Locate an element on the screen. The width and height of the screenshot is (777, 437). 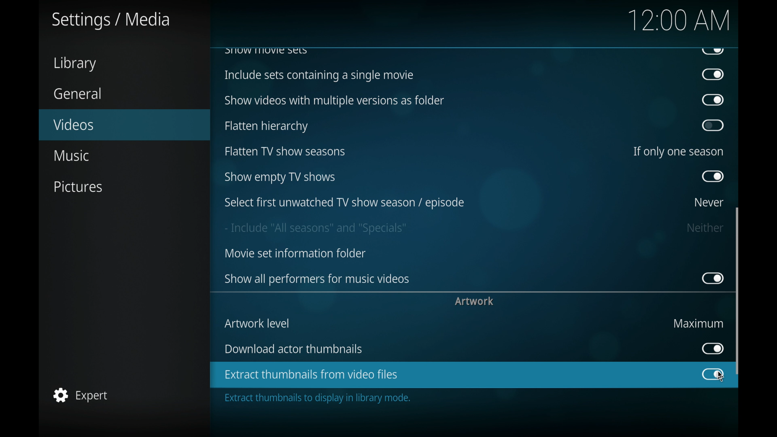
toggle button is located at coordinates (713, 101).